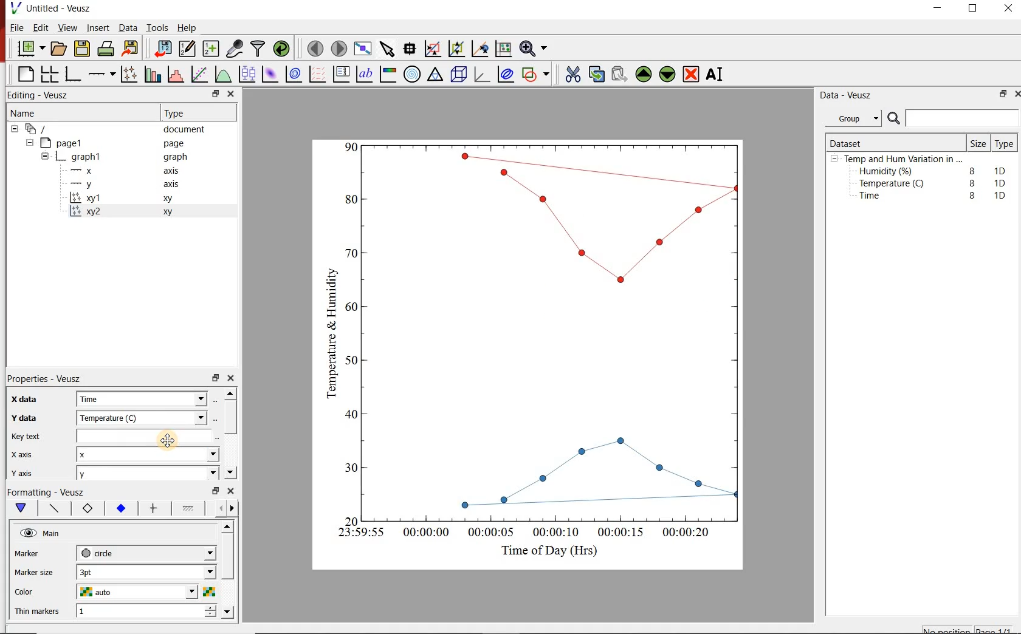  What do you see at coordinates (894, 185) in the screenshot?
I see `Temperature (C)` at bounding box center [894, 185].